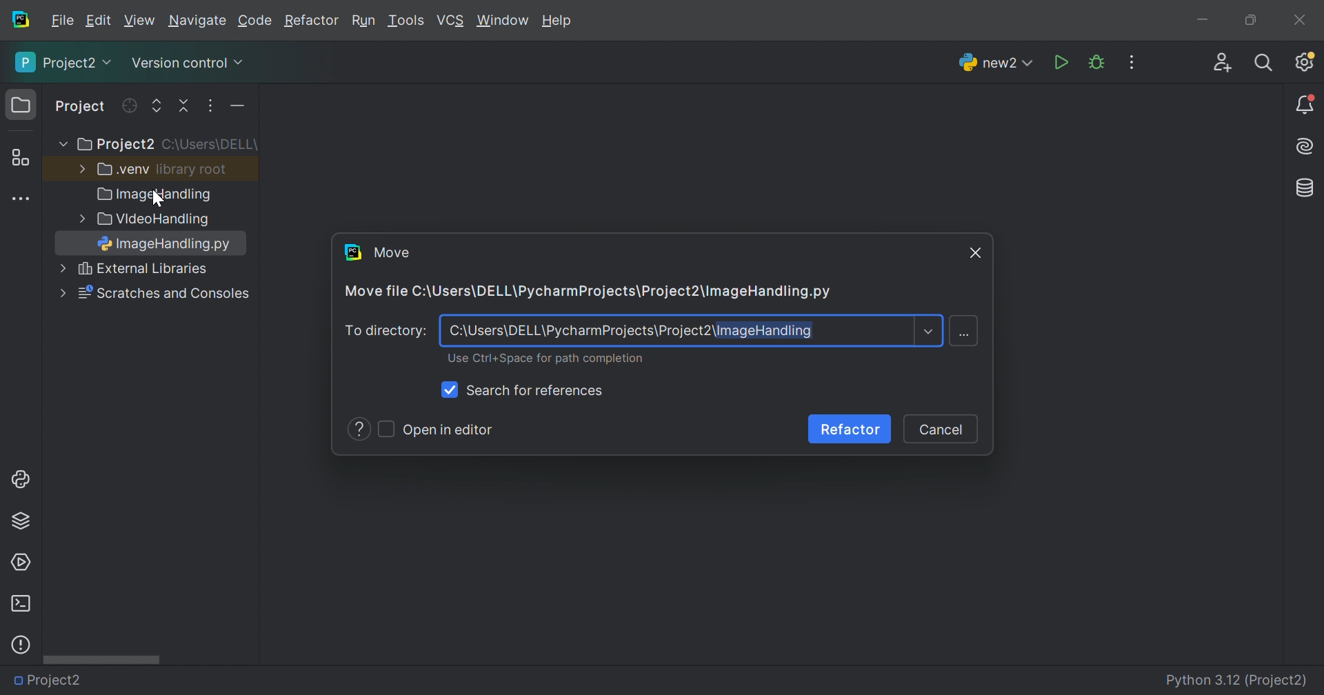 The height and width of the screenshot is (695, 1324). What do you see at coordinates (193, 169) in the screenshot?
I see `library root` at bounding box center [193, 169].